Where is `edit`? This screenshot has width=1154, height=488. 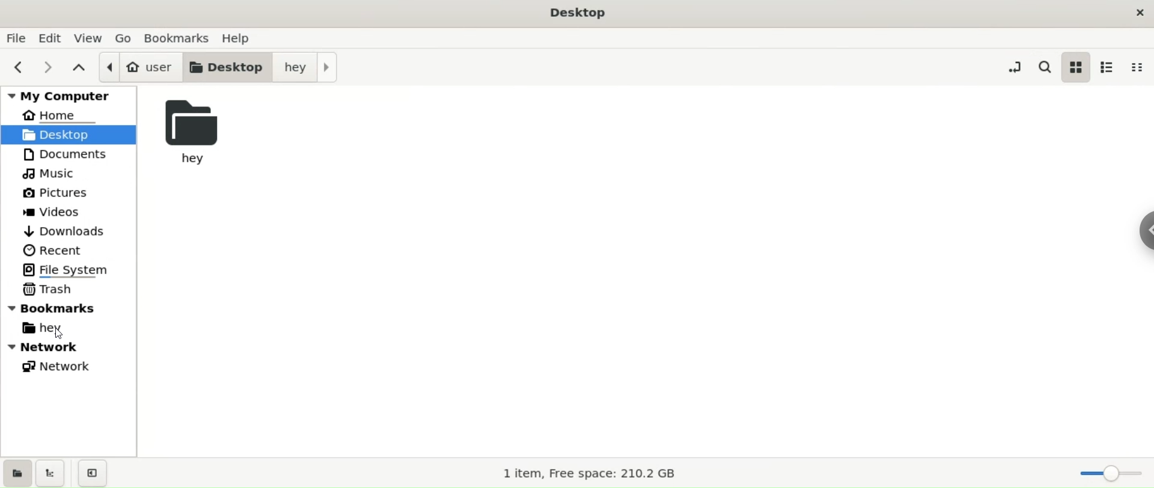 edit is located at coordinates (50, 39).